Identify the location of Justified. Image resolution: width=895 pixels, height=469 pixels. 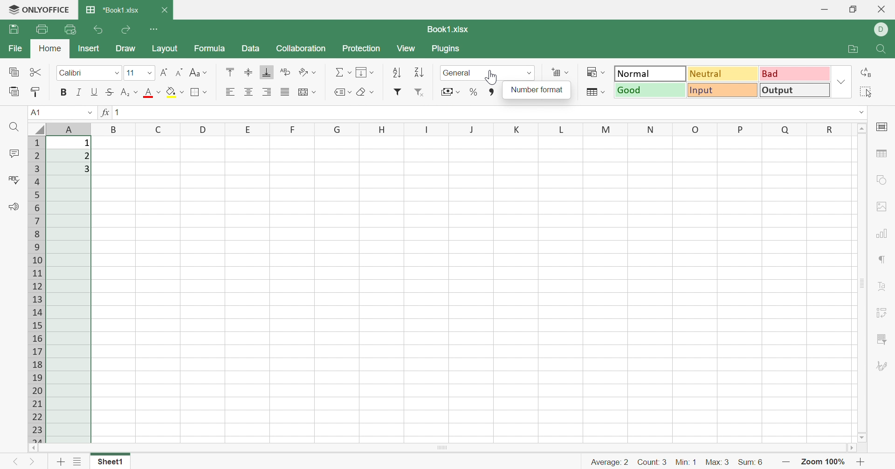
(286, 91).